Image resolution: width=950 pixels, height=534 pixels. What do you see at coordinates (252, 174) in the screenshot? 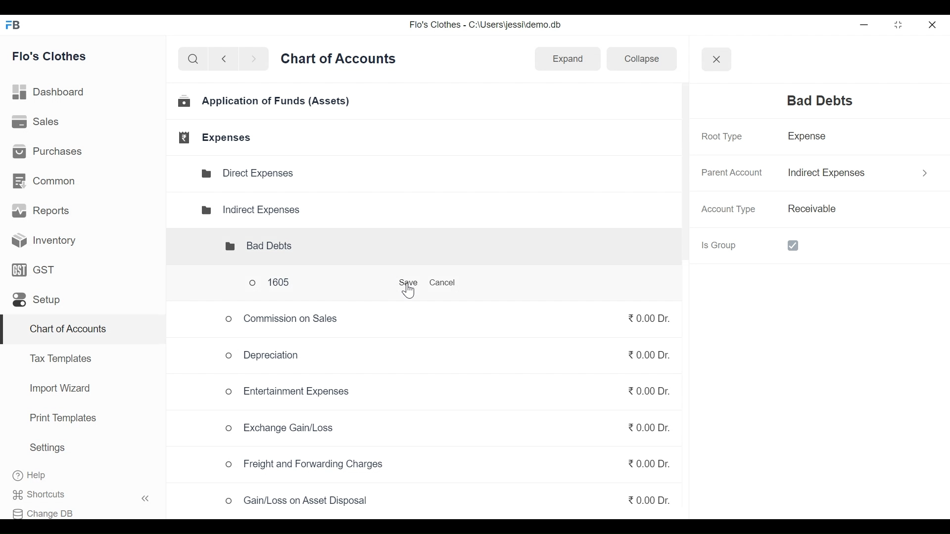
I see `Direct Expenses` at bounding box center [252, 174].